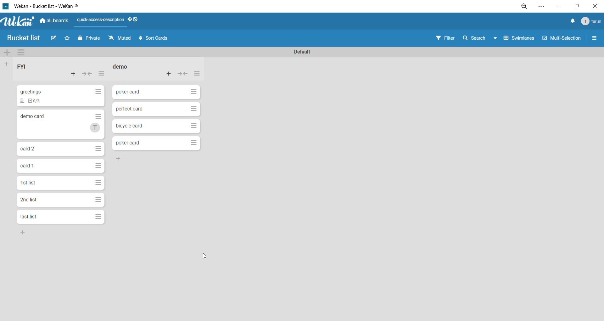  Describe the element at coordinates (482, 37) in the screenshot. I see `search` at that location.